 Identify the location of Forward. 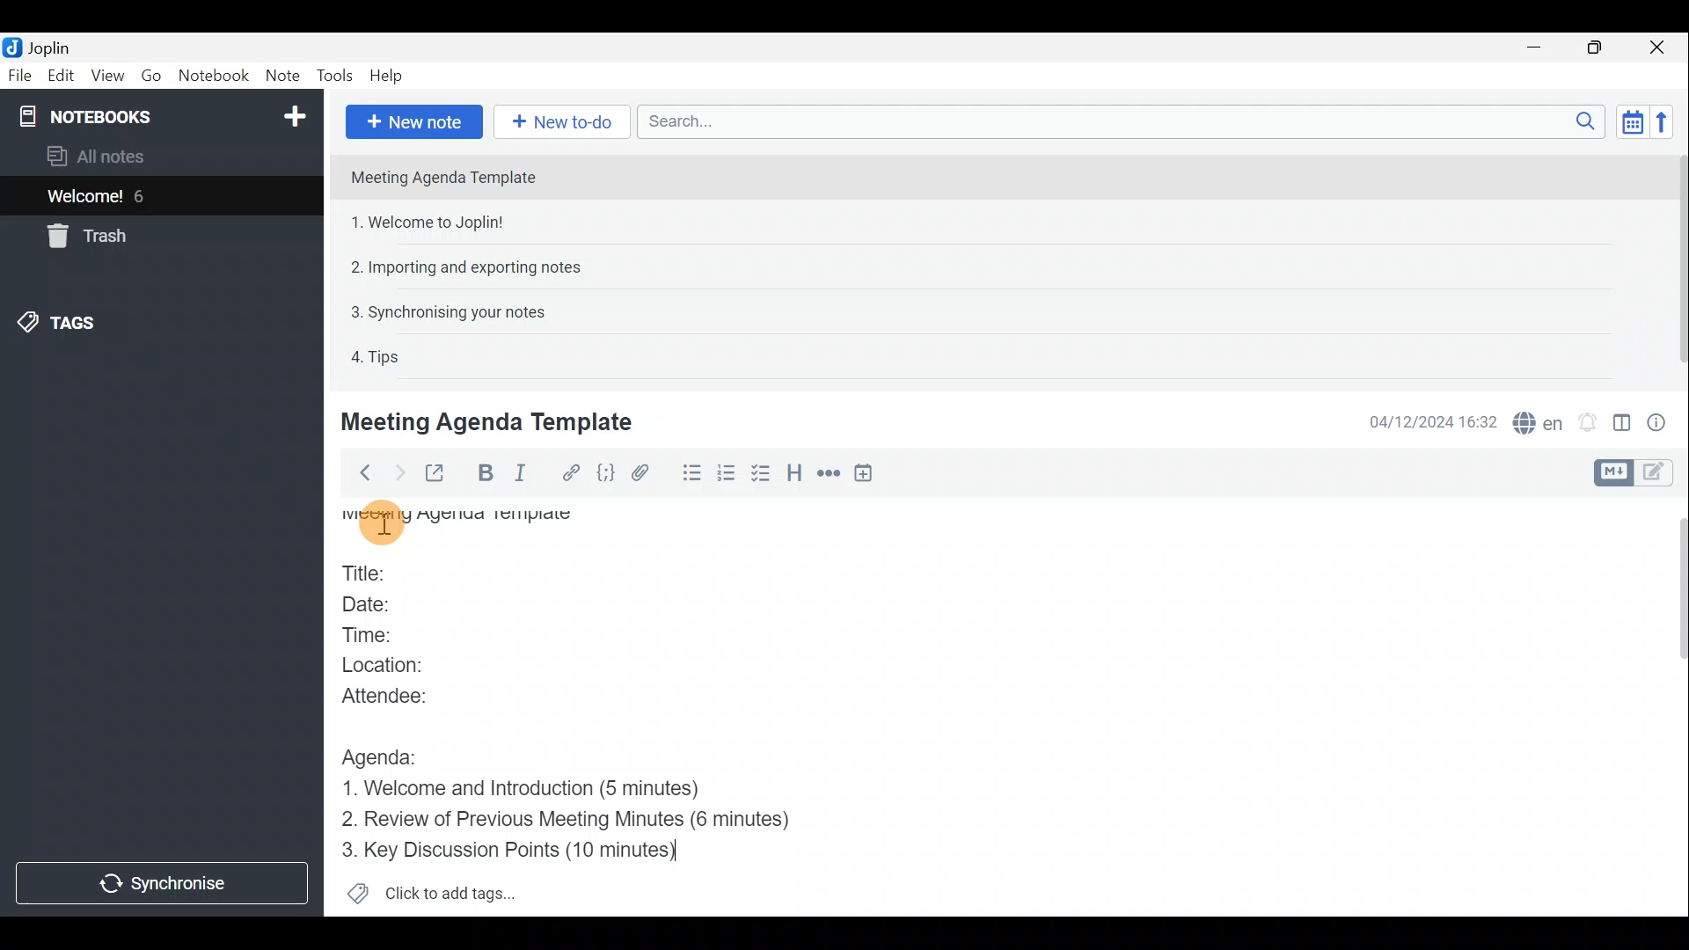
(397, 472).